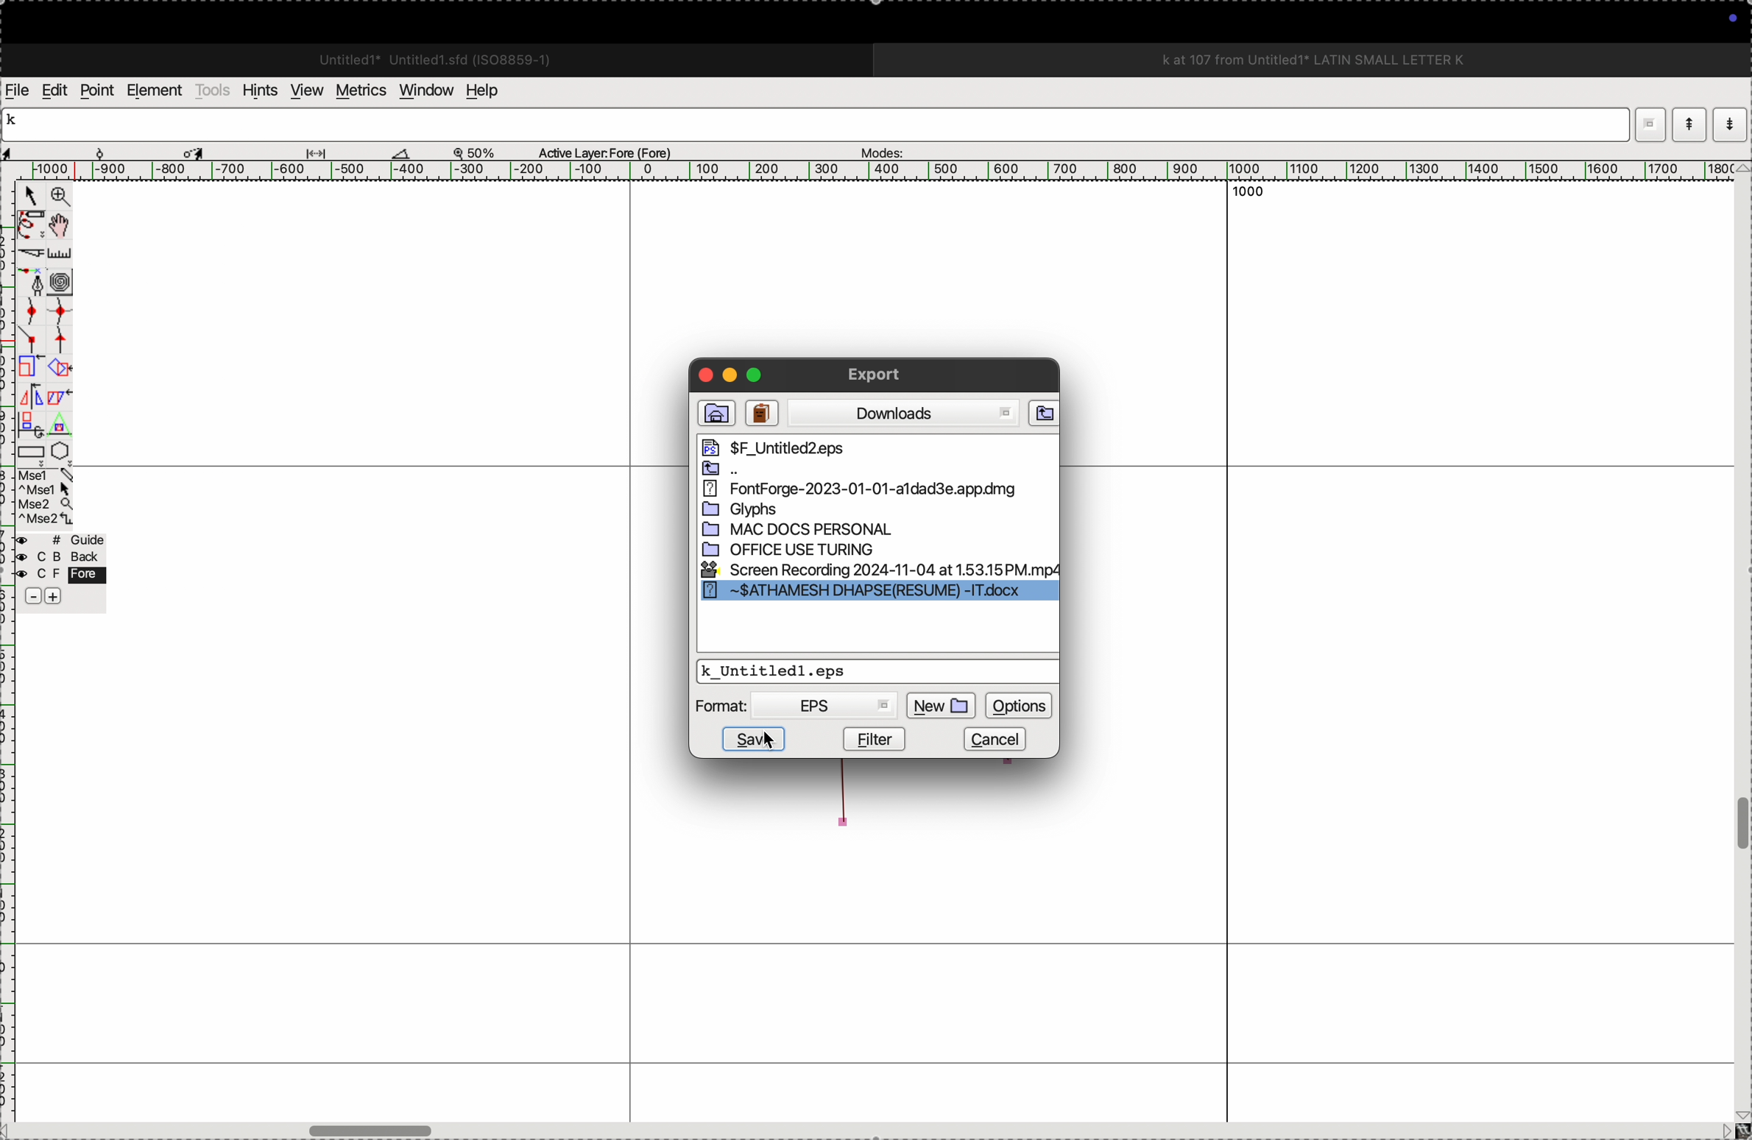 The image size is (1752, 1140). Describe the element at coordinates (74, 280) in the screenshot. I see `cirlcels` at that location.